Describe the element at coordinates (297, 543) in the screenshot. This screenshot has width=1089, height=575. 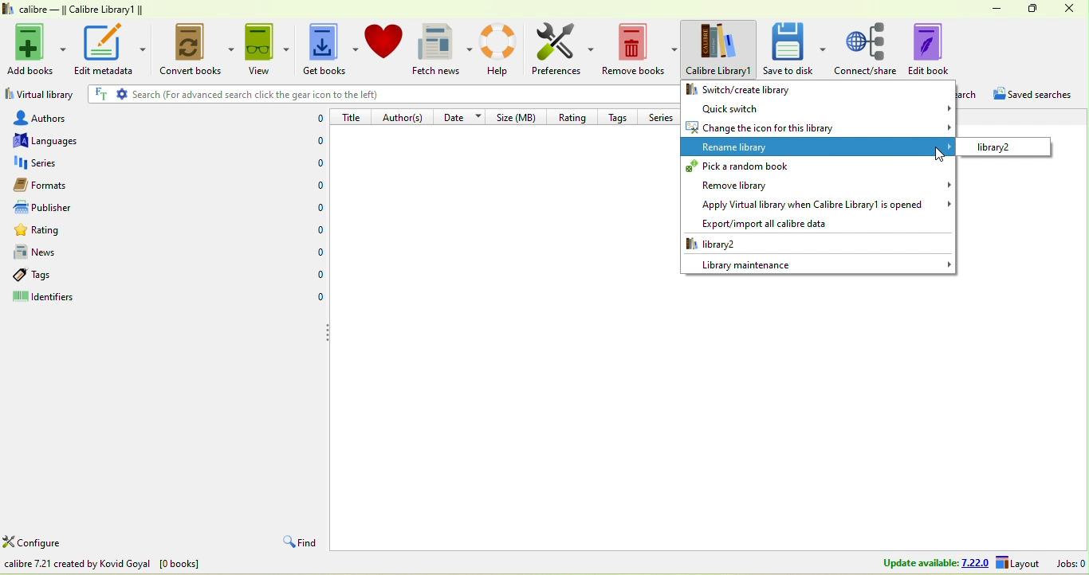
I see `find` at that location.